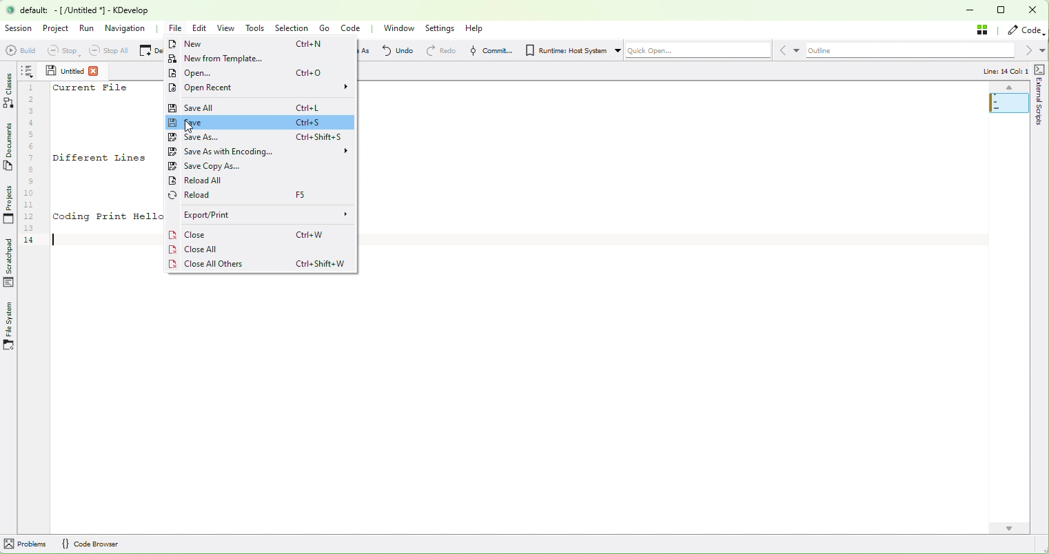 Image resolution: width=1049 pixels, height=554 pixels. What do you see at coordinates (221, 166) in the screenshot?
I see `Save copy as` at bounding box center [221, 166].